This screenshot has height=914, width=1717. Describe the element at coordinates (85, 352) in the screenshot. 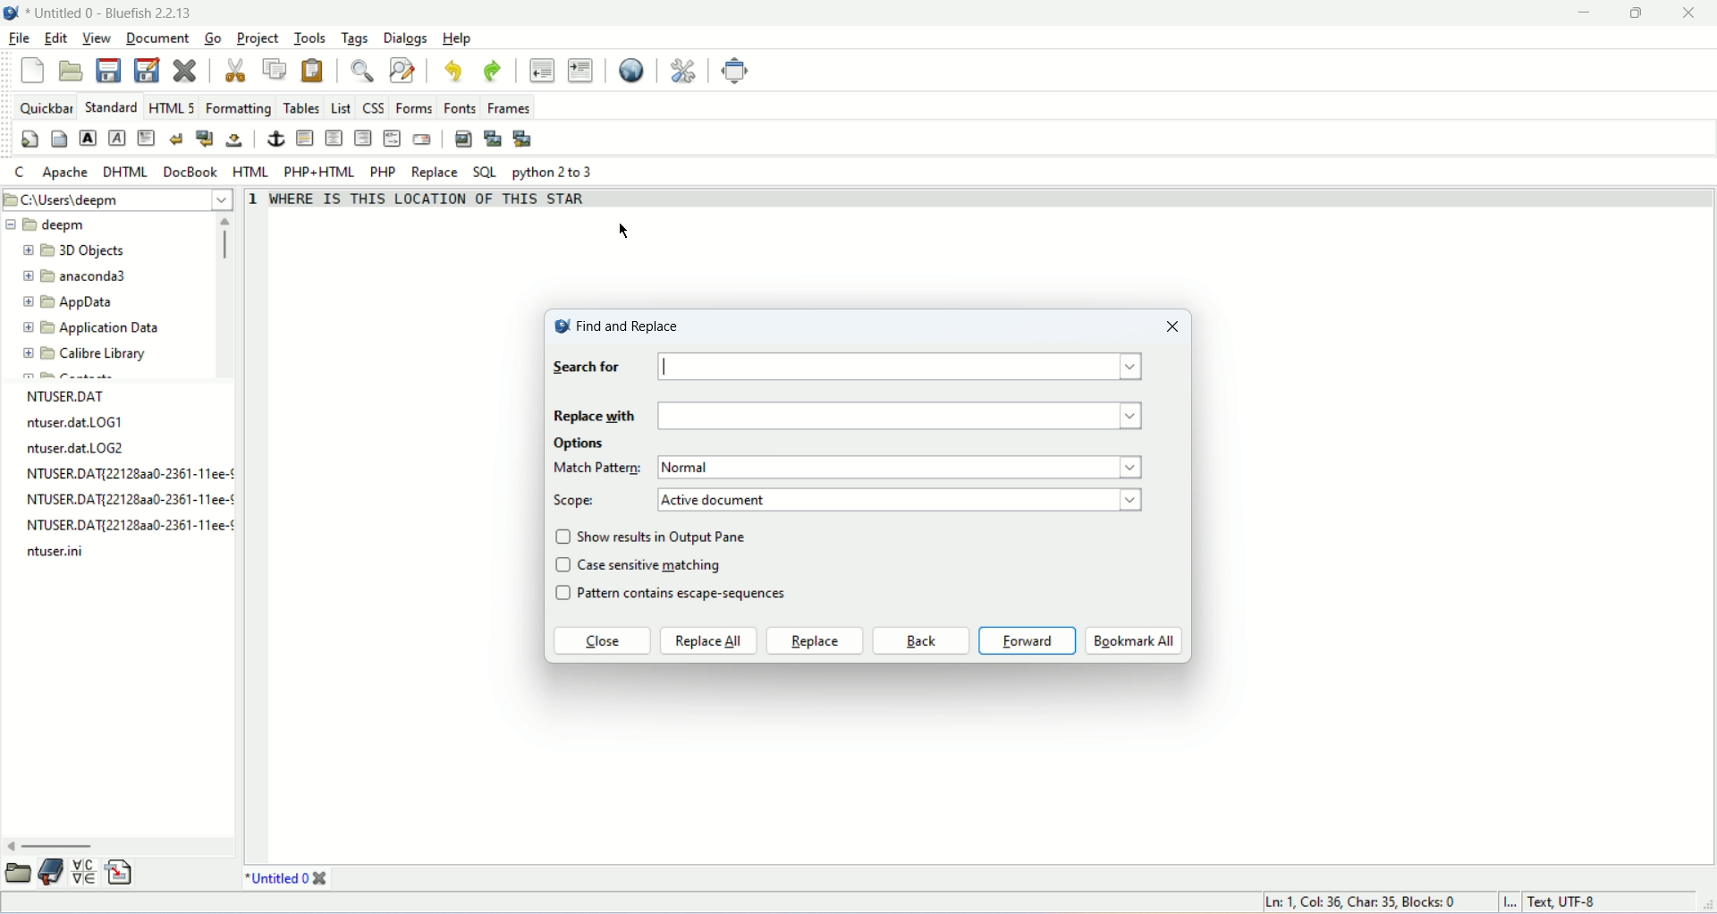

I see `Calibre Library` at that location.